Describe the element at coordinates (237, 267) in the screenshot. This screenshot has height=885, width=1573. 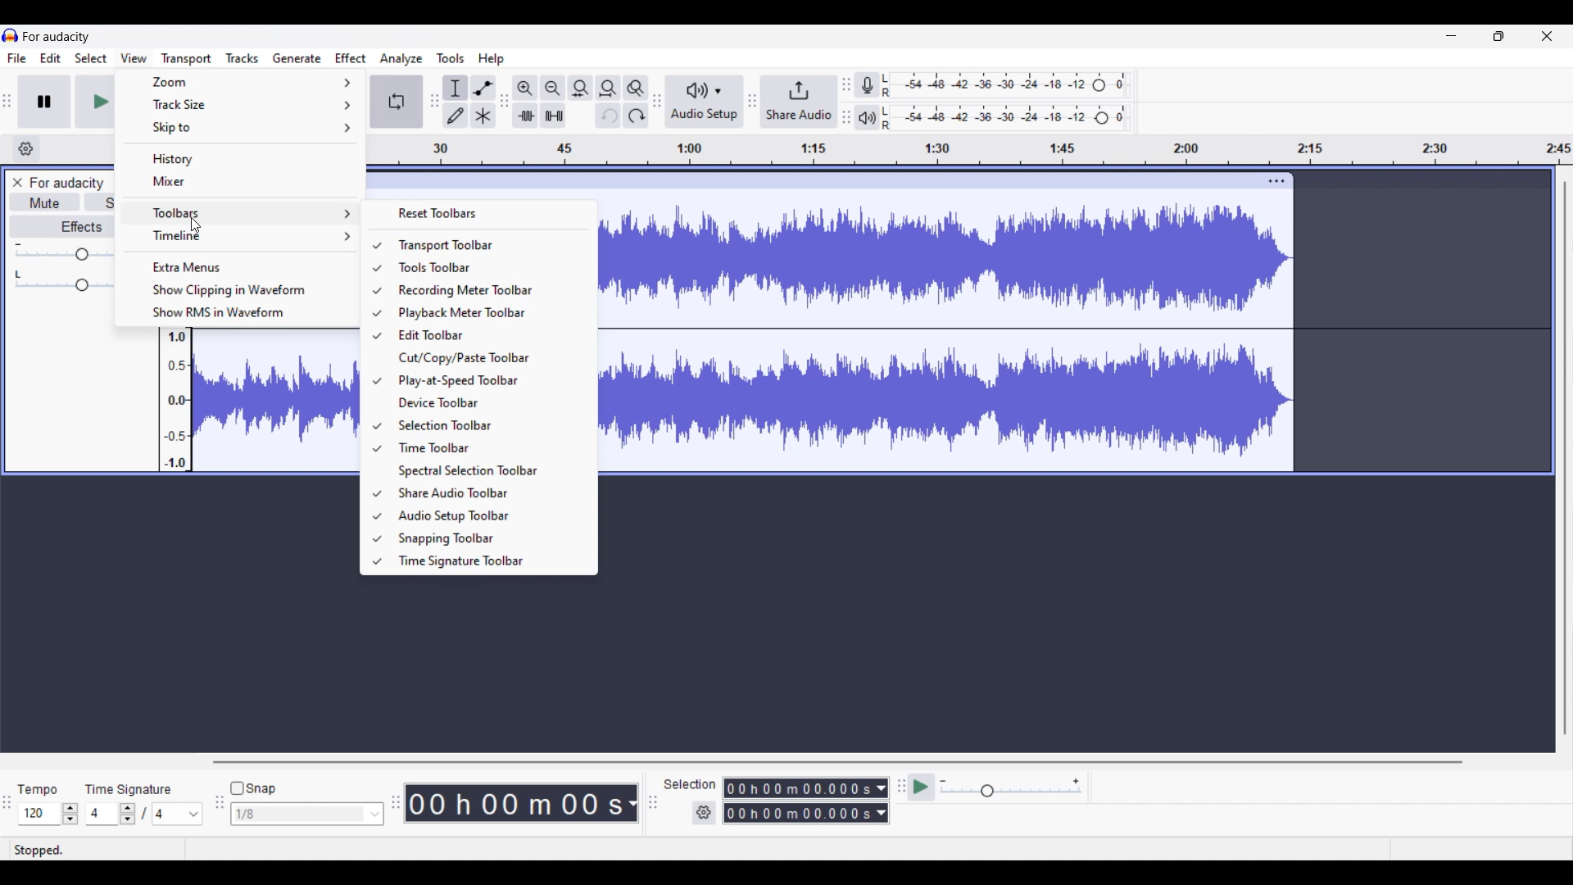
I see `Extra menus` at that location.